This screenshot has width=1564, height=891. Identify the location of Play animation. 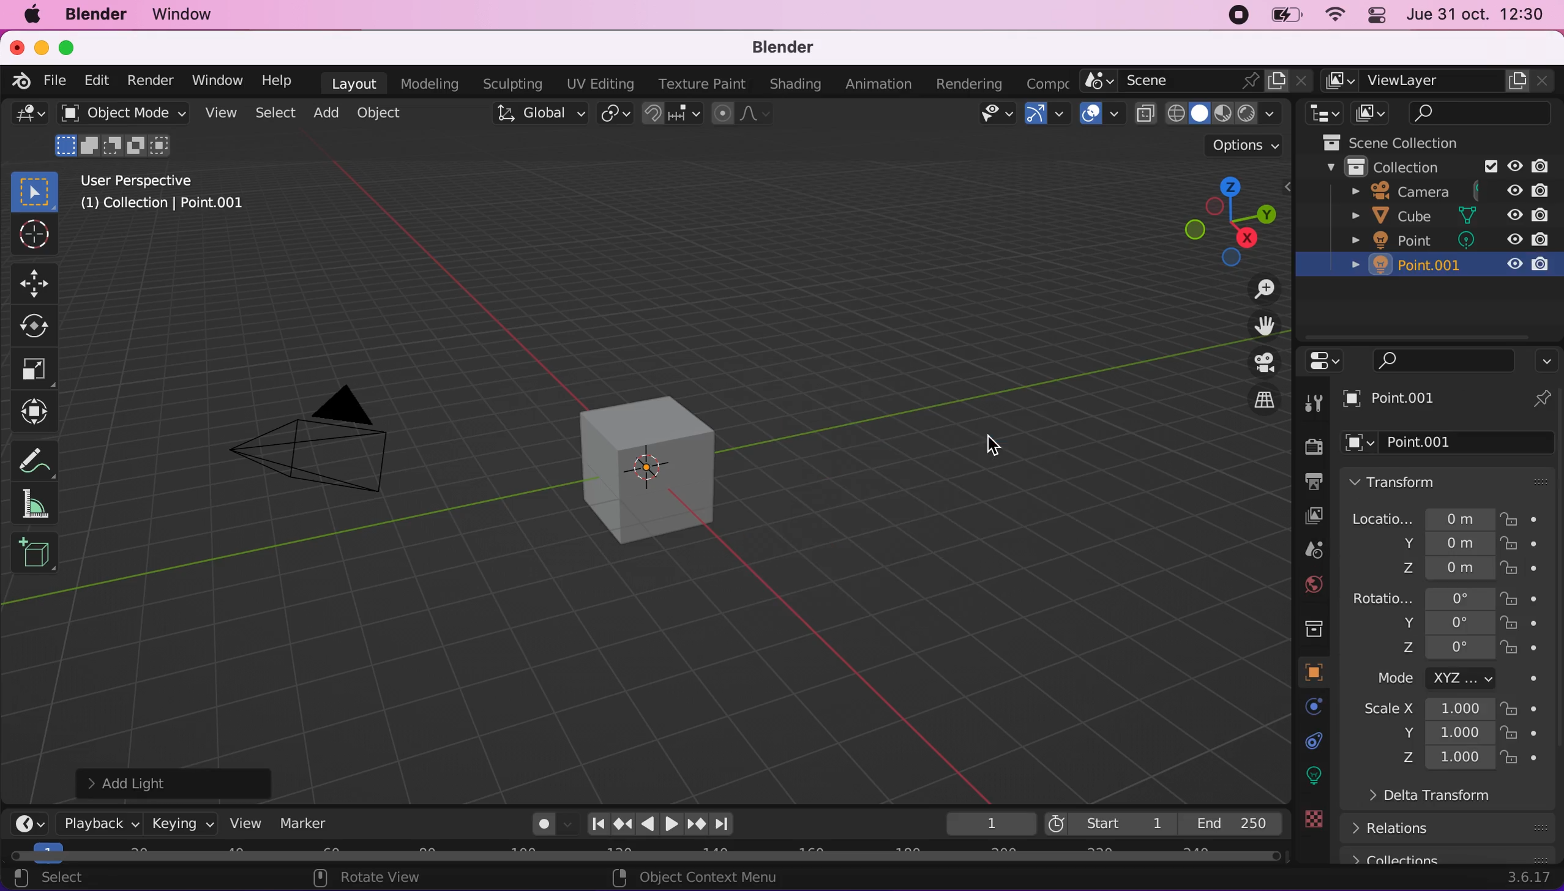
(645, 826).